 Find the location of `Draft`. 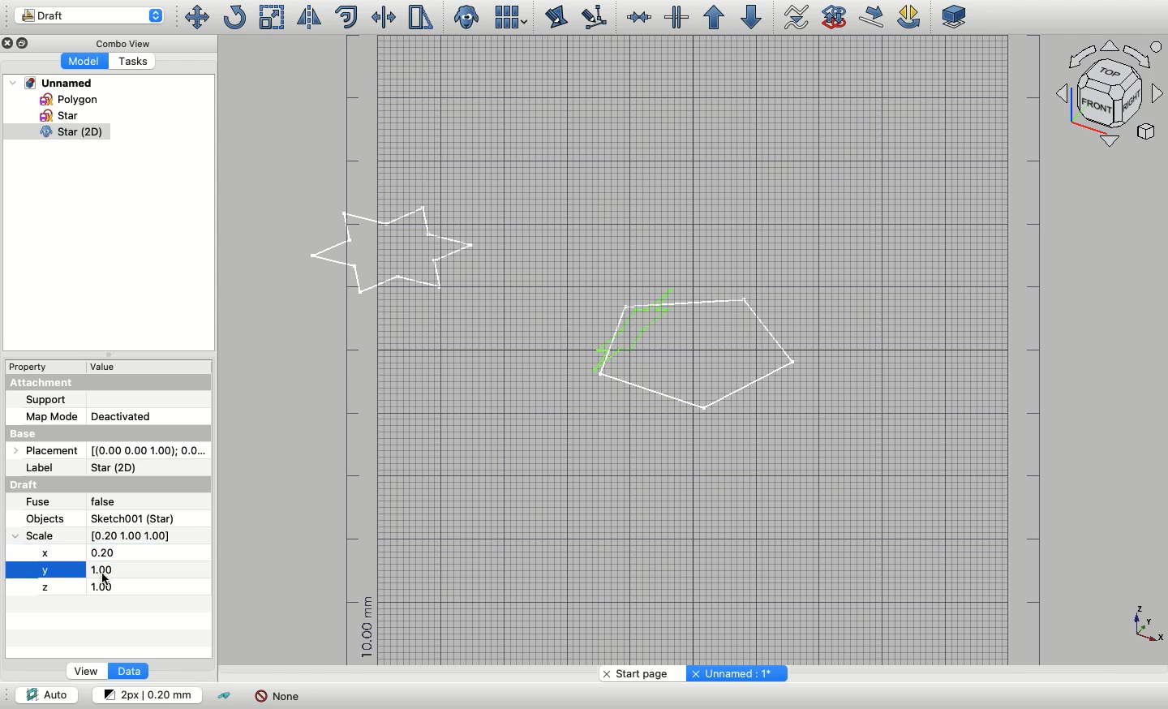

Draft is located at coordinates (38, 483).